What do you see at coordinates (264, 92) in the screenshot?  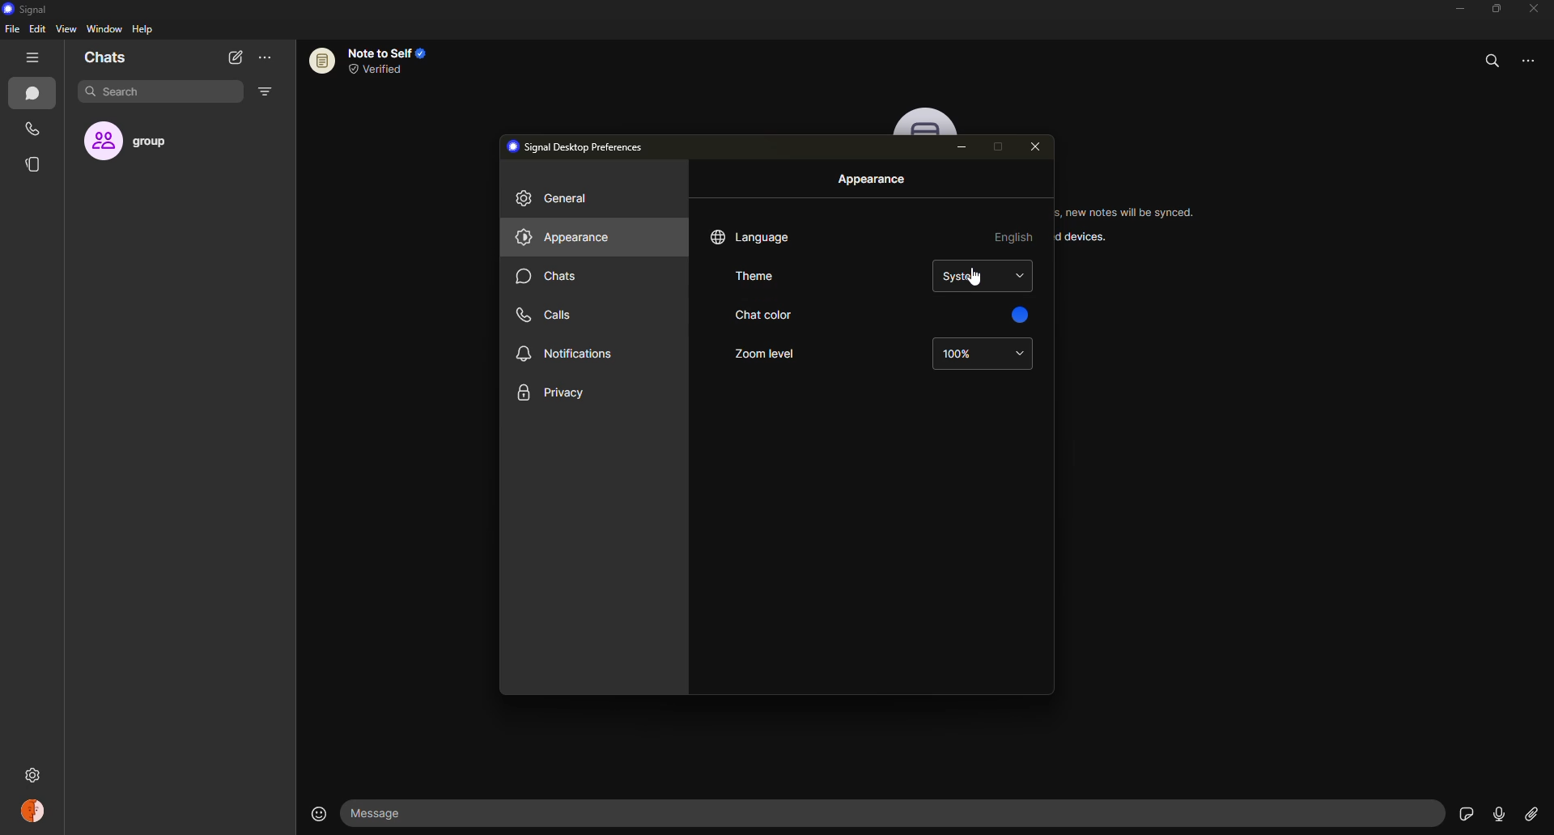 I see `filter` at bounding box center [264, 92].